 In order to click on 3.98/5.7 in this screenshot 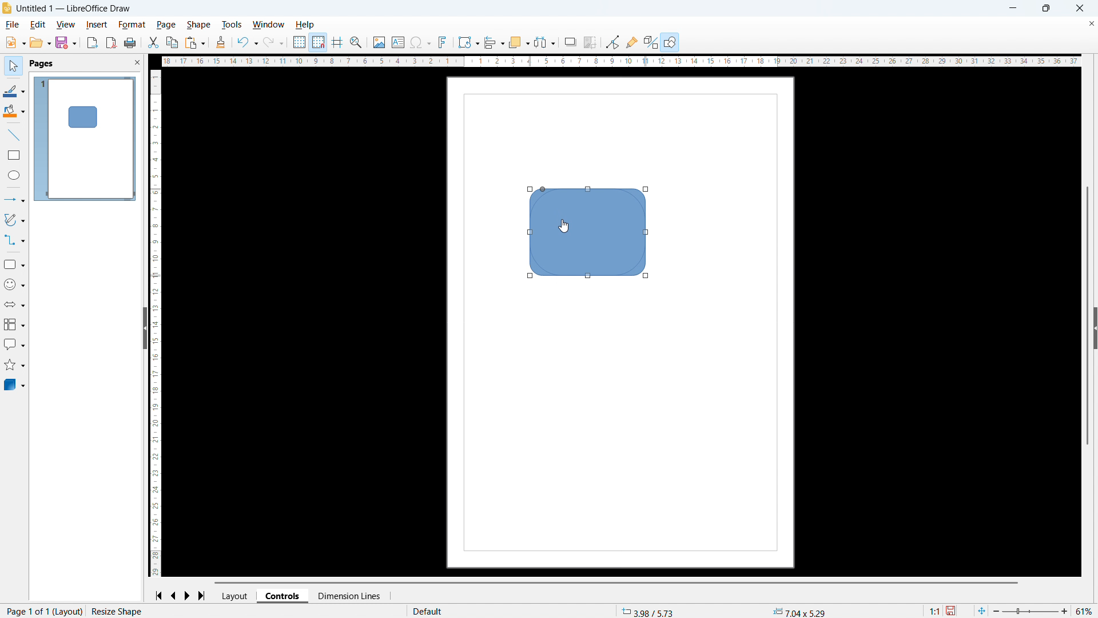, I will do `click(650, 611)`.